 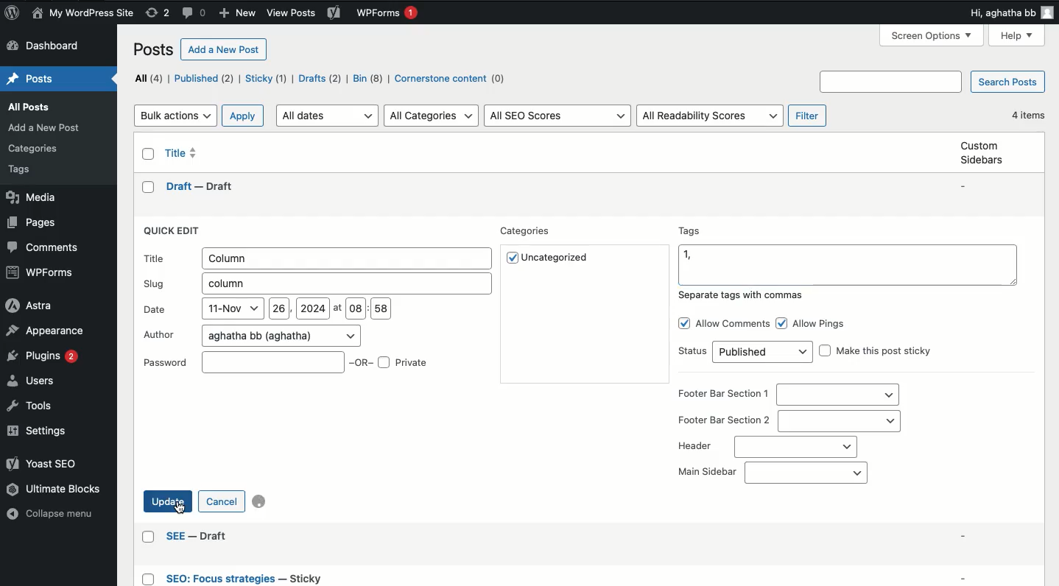 What do you see at coordinates (337, 308) in the screenshot?
I see `at` at bounding box center [337, 308].